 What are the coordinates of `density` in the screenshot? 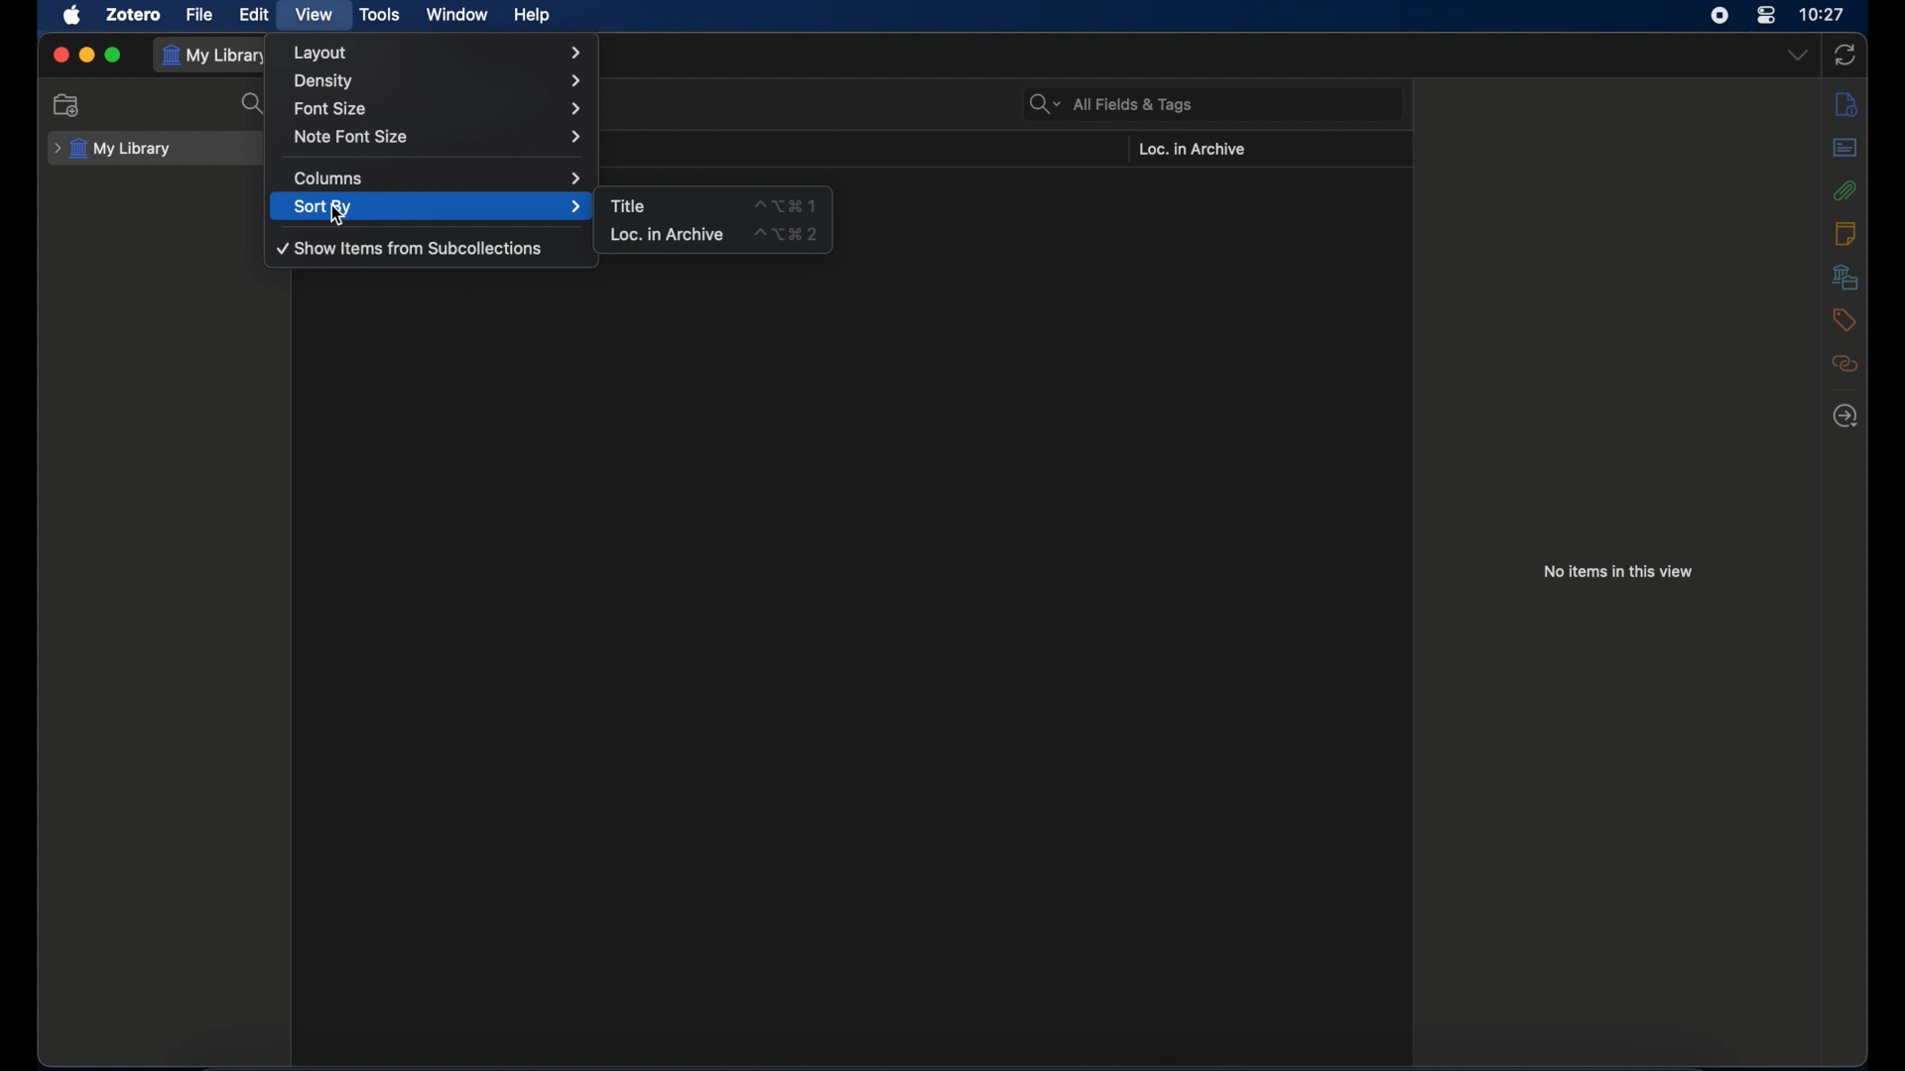 It's located at (437, 80).